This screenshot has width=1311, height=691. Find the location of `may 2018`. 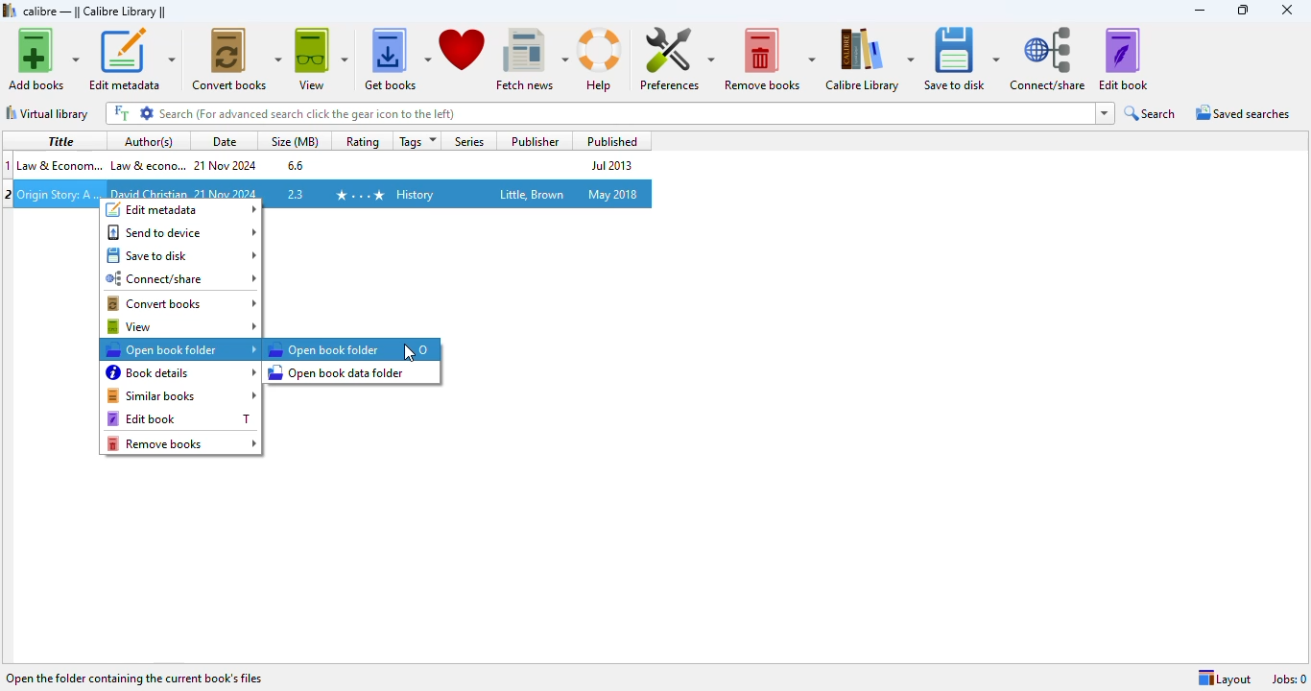

may 2018 is located at coordinates (612, 194).